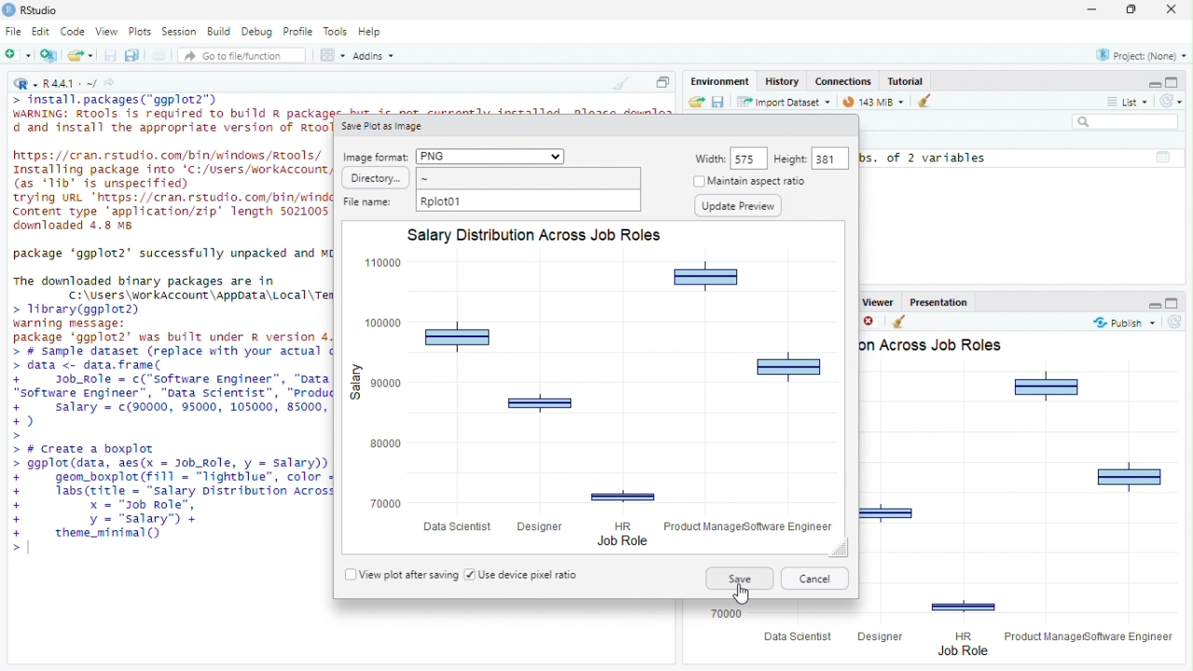  Describe the element at coordinates (401, 576) in the screenshot. I see `View plot after saving` at that location.